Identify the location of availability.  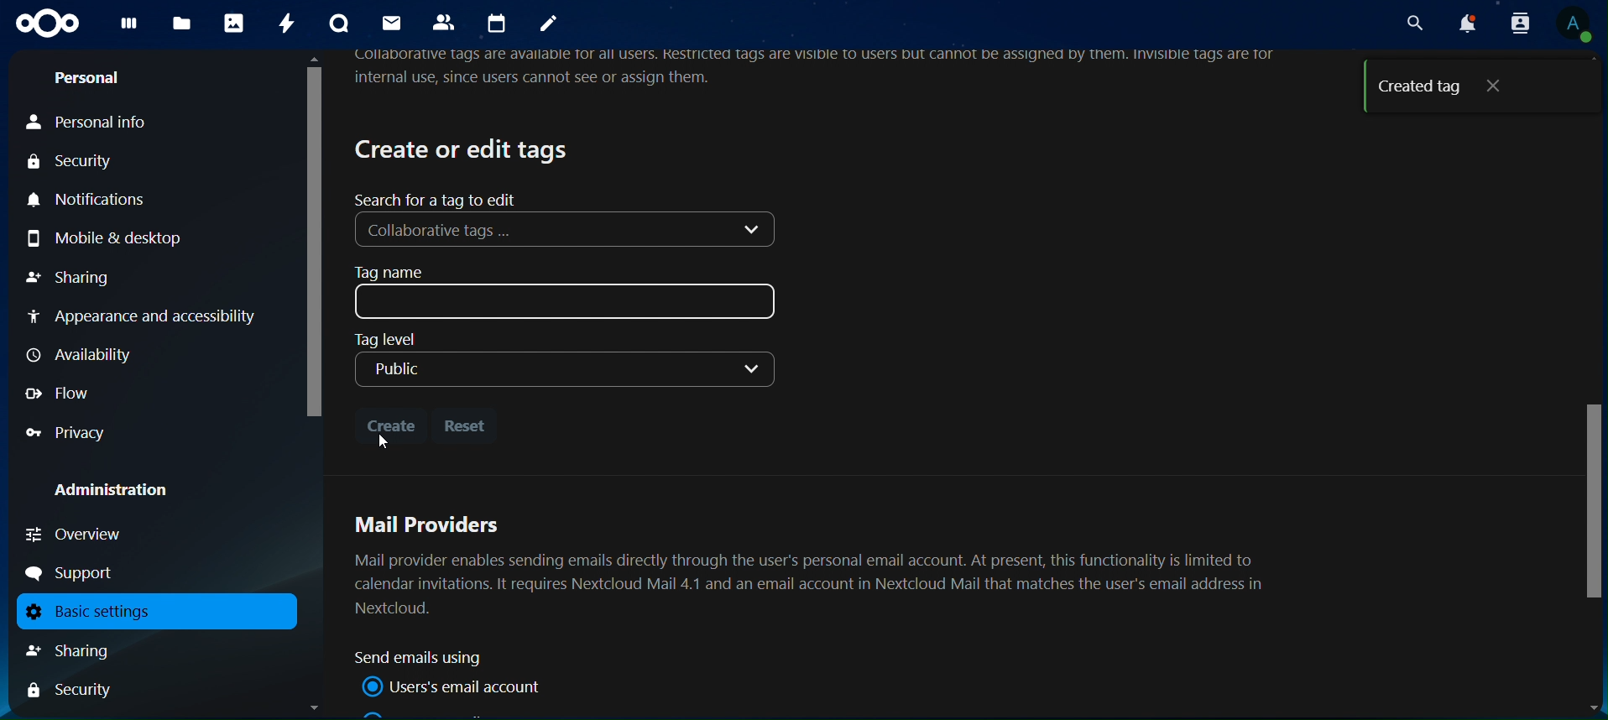
(85, 355).